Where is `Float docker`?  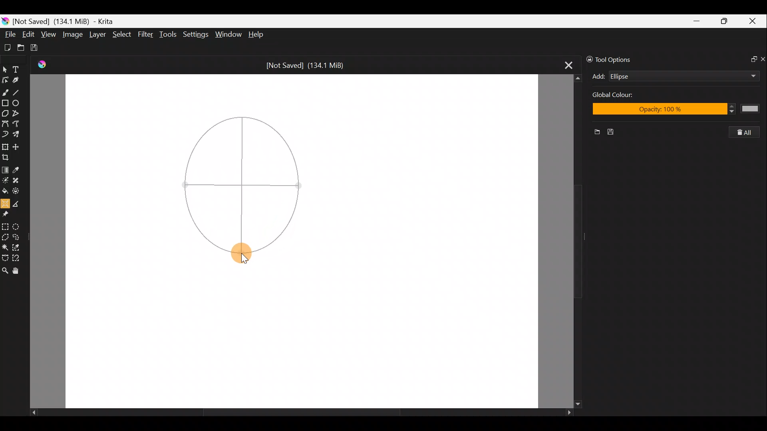
Float docker is located at coordinates (750, 60).